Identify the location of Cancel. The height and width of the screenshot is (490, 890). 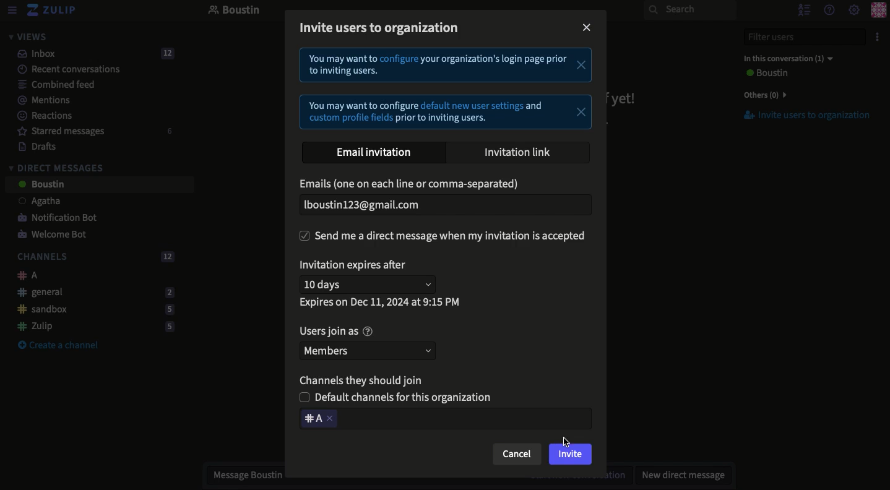
(517, 454).